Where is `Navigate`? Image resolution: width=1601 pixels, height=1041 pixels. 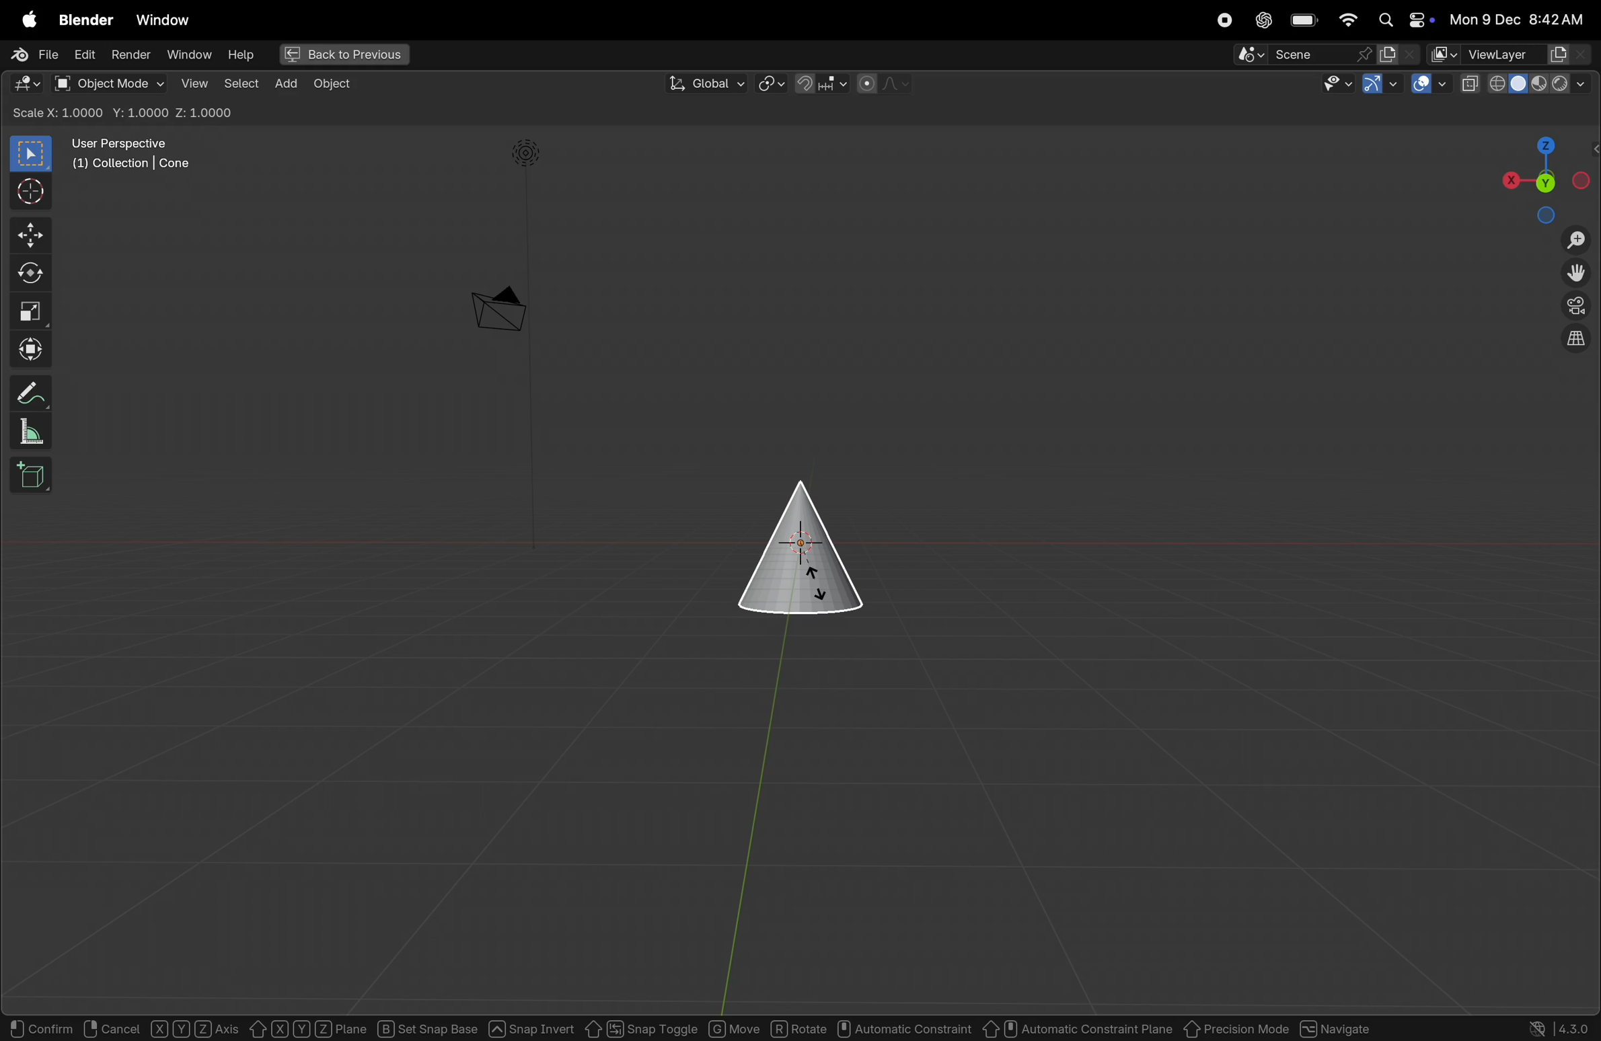 Navigate is located at coordinates (1337, 1029).